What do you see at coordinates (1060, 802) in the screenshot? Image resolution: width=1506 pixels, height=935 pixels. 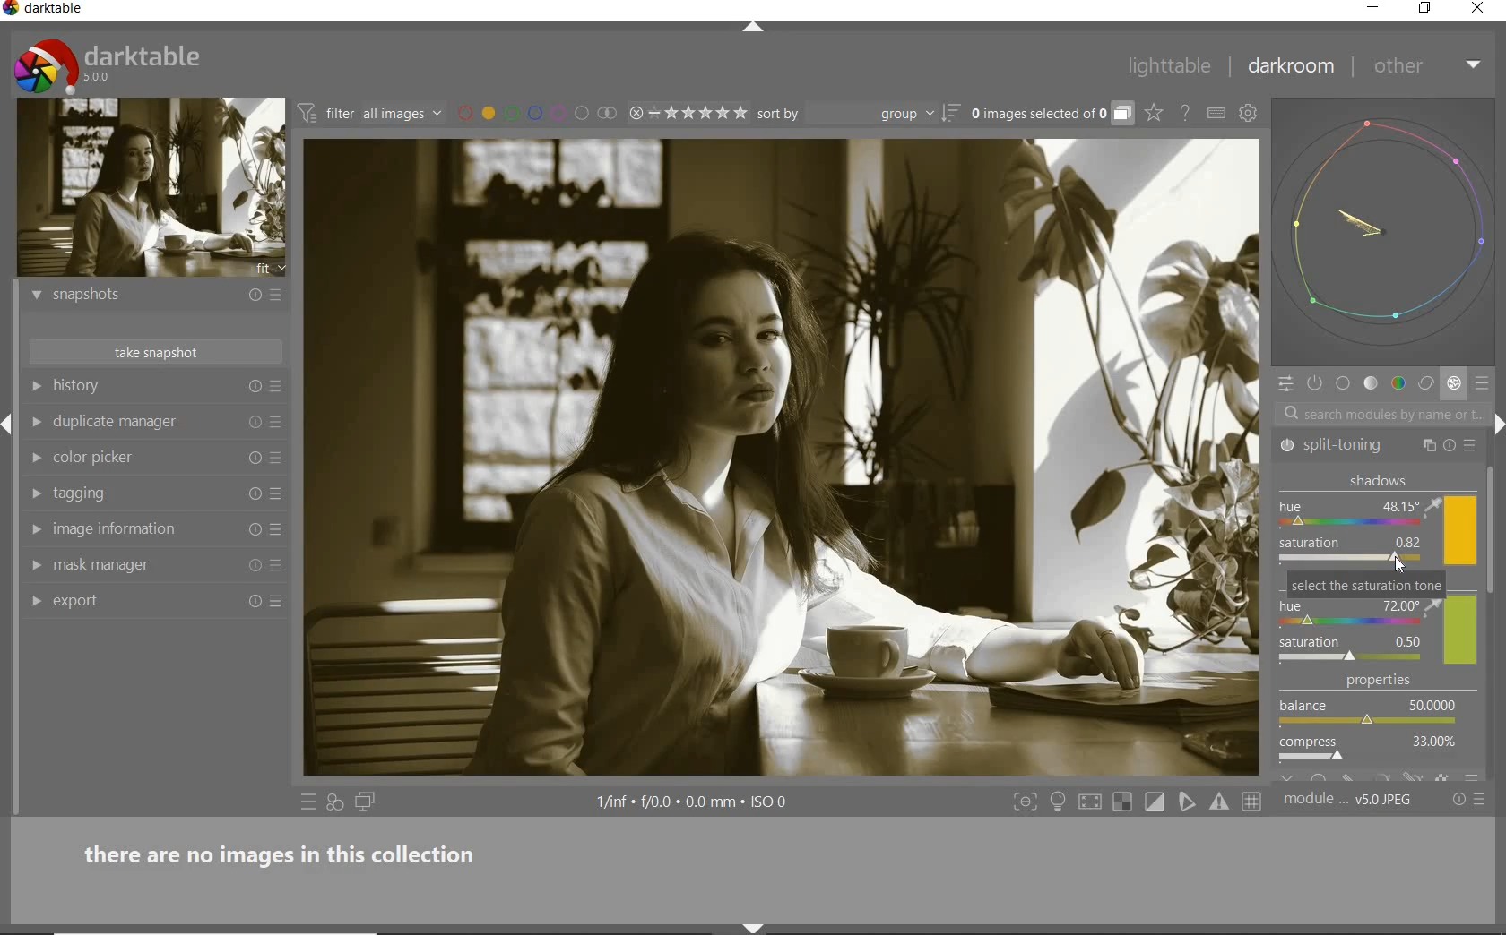 I see `ctrl+b` at bounding box center [1060, 802].